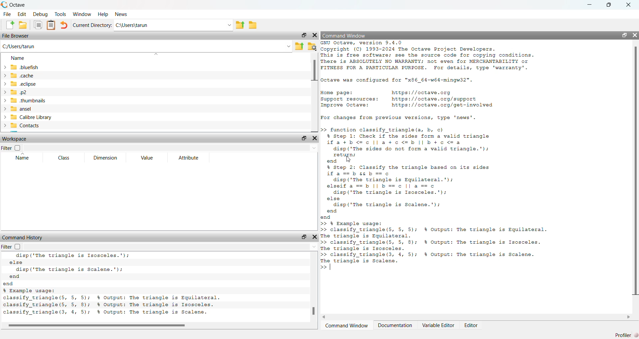 The width and height of the screenshot is (639, 339). What do you see at coordinates (400, 118) in the screenshot?
I see `Fox changes from previous versions, type 'news'.` at bounding box center [400, 118].